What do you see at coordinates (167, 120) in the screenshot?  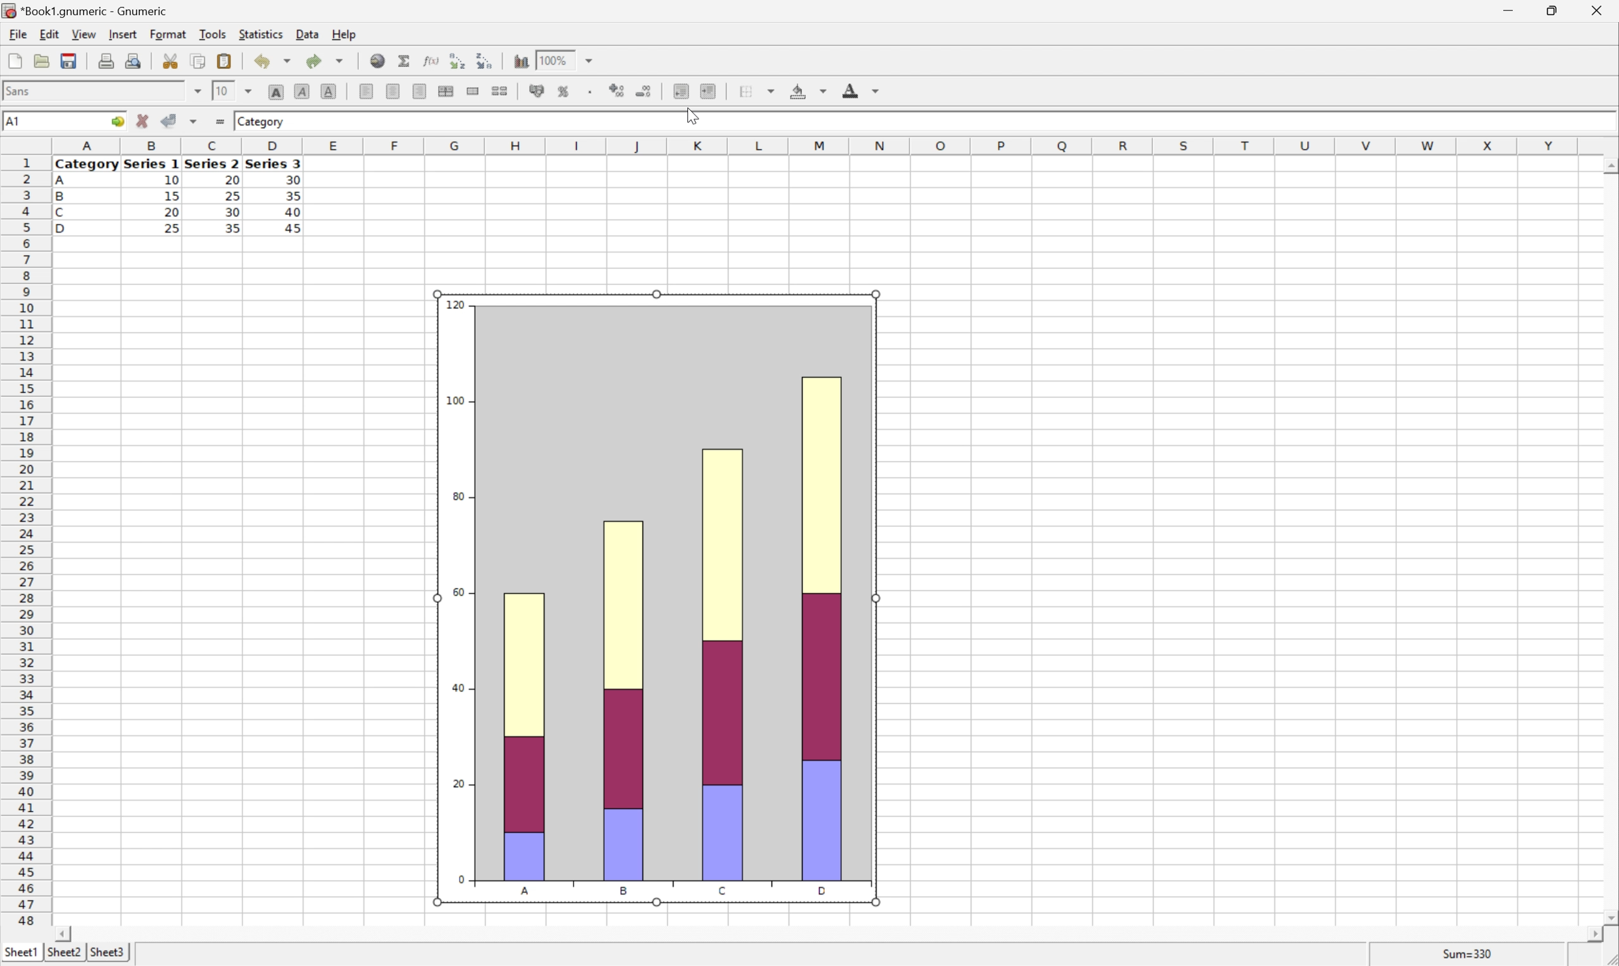 I see `Accept changes` at bounding box center [167, 120].